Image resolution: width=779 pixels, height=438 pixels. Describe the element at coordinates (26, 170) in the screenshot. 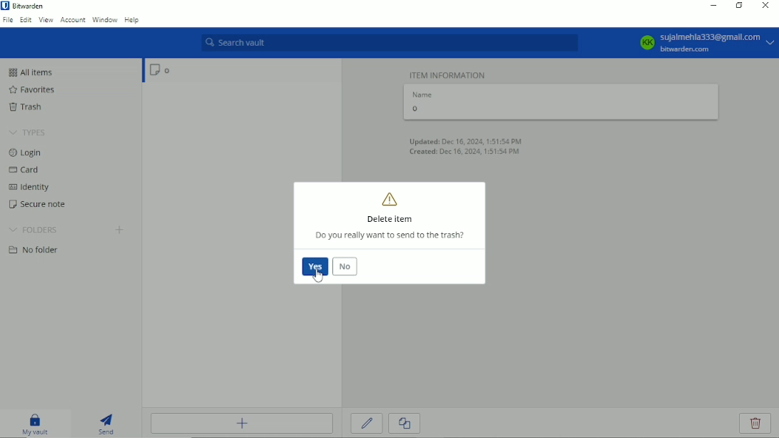

I see `Card` at that location.